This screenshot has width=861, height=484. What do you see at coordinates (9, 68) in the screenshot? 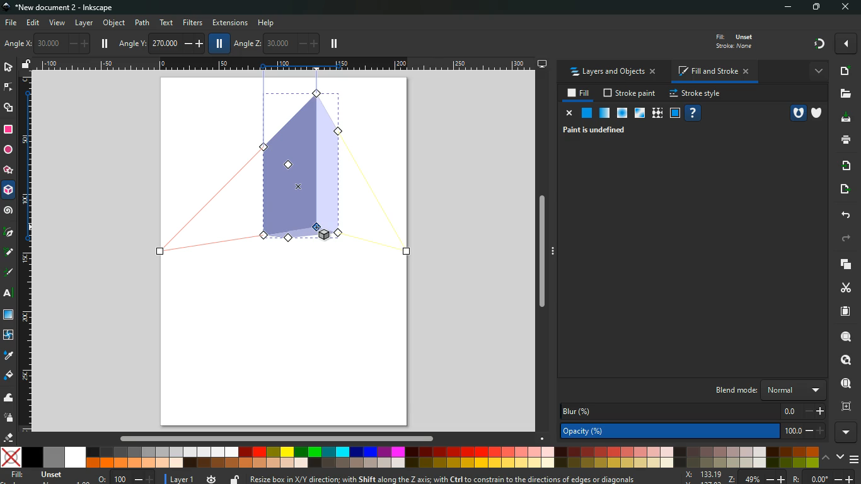
I see `select` at bounding box center [9, 68].